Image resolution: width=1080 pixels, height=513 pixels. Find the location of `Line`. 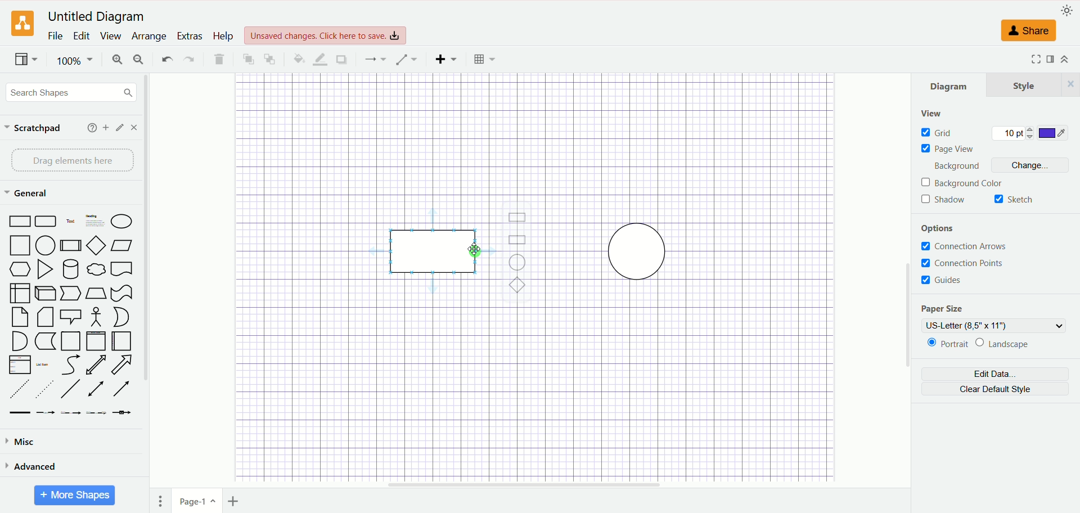

Line is located at coordinates (71, 389).